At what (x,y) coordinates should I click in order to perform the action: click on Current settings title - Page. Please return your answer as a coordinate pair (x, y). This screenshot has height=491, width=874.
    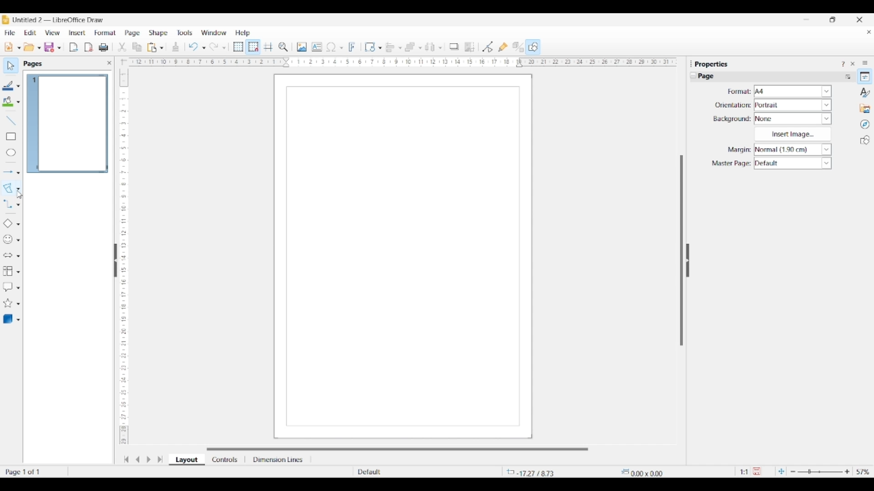
    Looking at the image, I should click on (711, 77).